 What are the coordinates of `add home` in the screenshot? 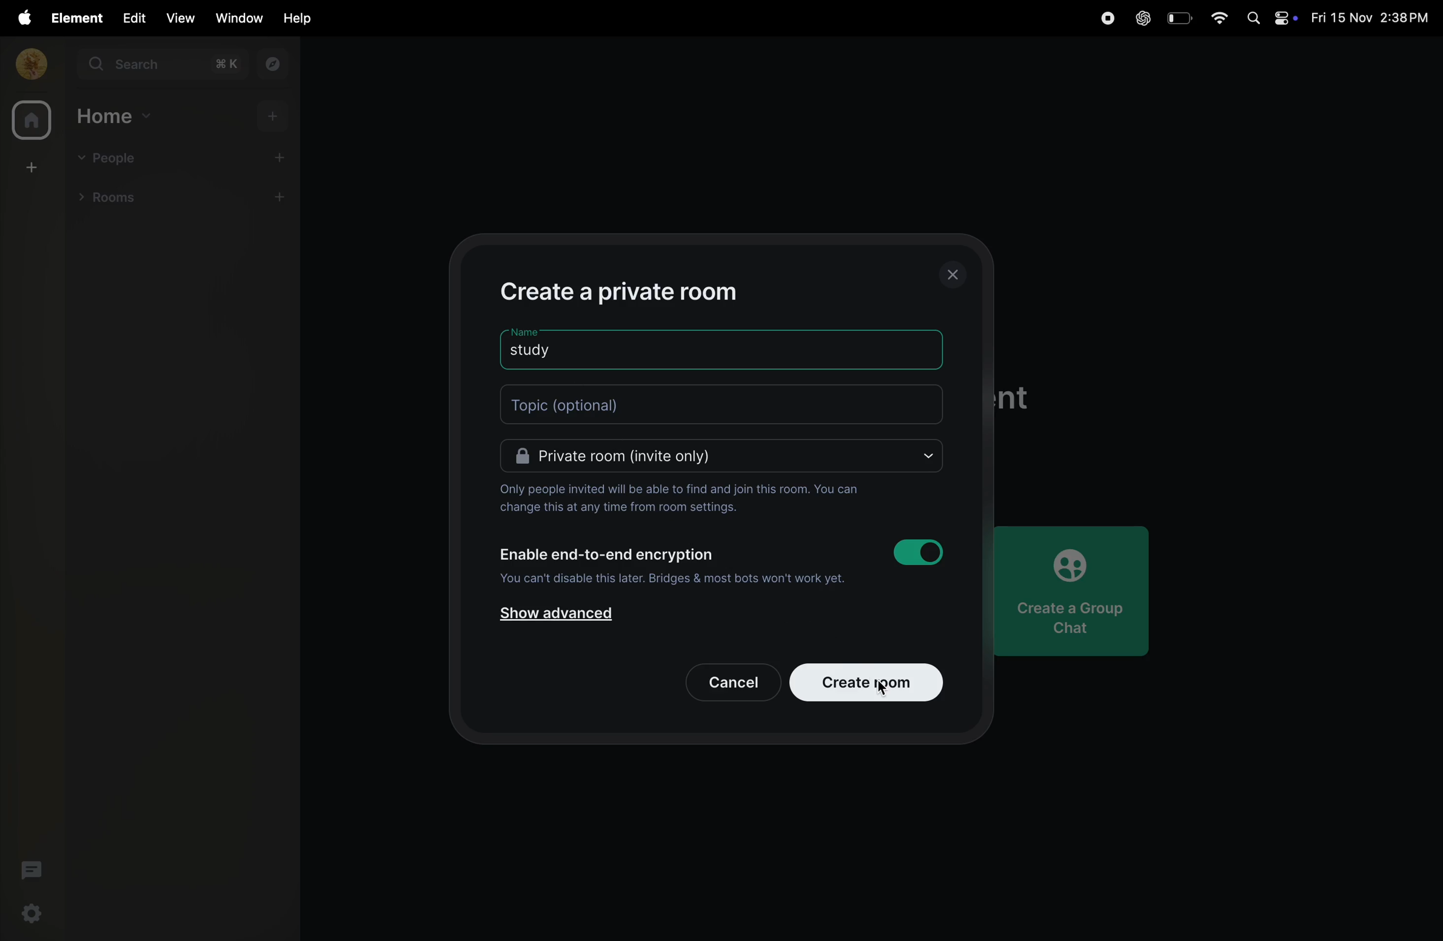 It's located at (275, 115).